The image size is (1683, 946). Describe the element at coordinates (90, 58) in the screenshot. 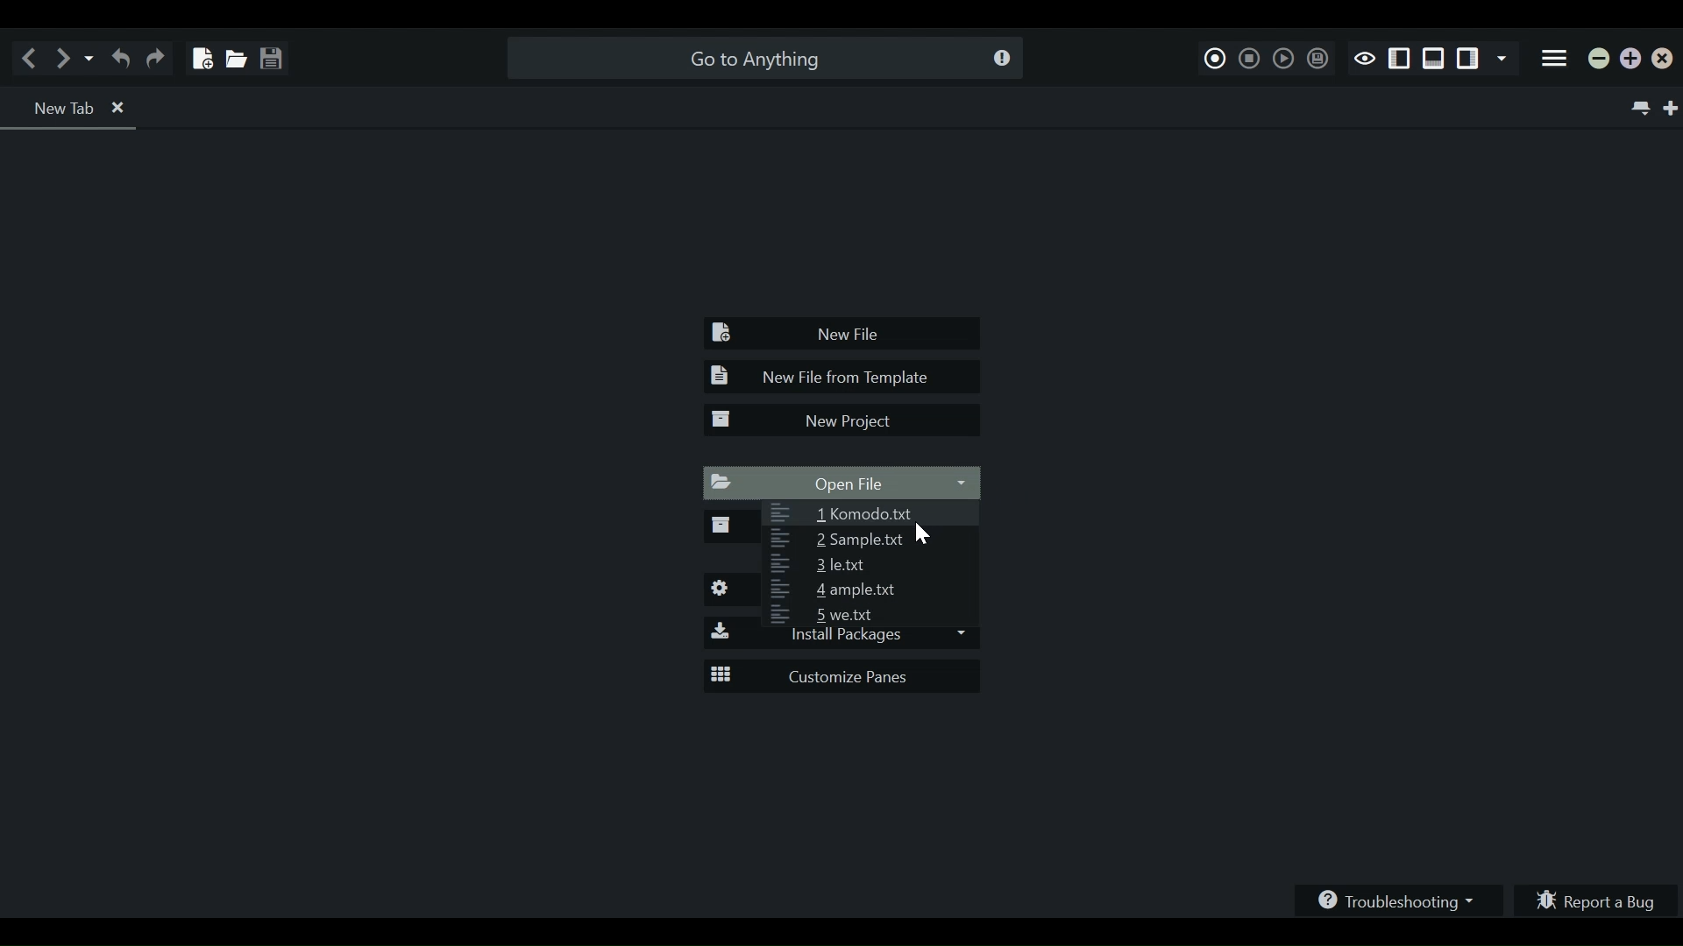

I see `Recent locations` at that location.